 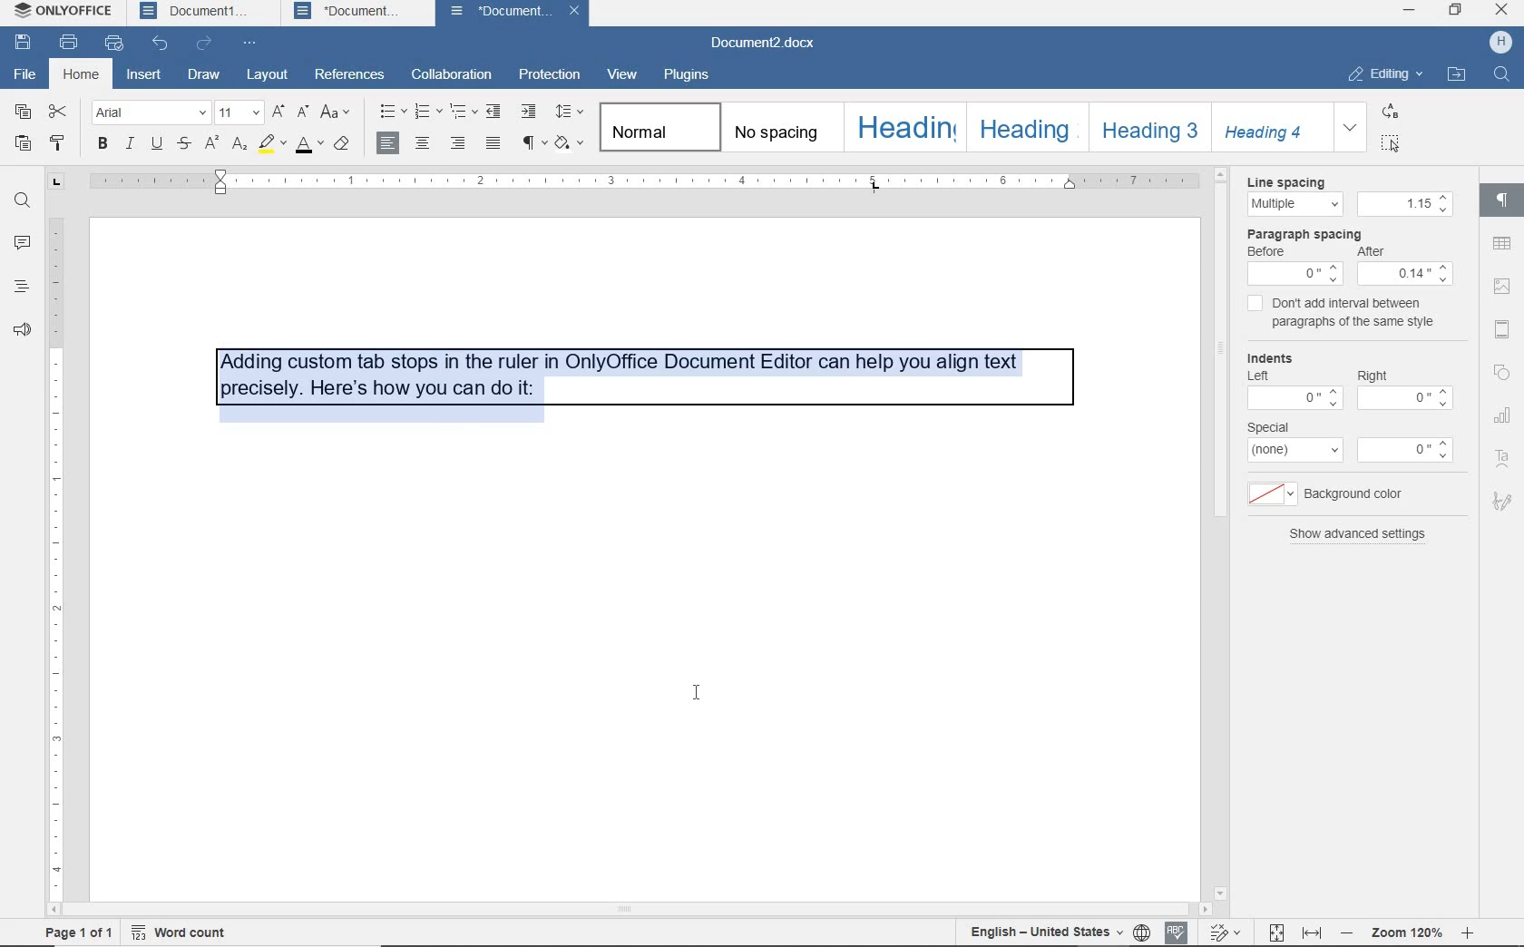 I want to click on undo, so click(x=161, y=45).